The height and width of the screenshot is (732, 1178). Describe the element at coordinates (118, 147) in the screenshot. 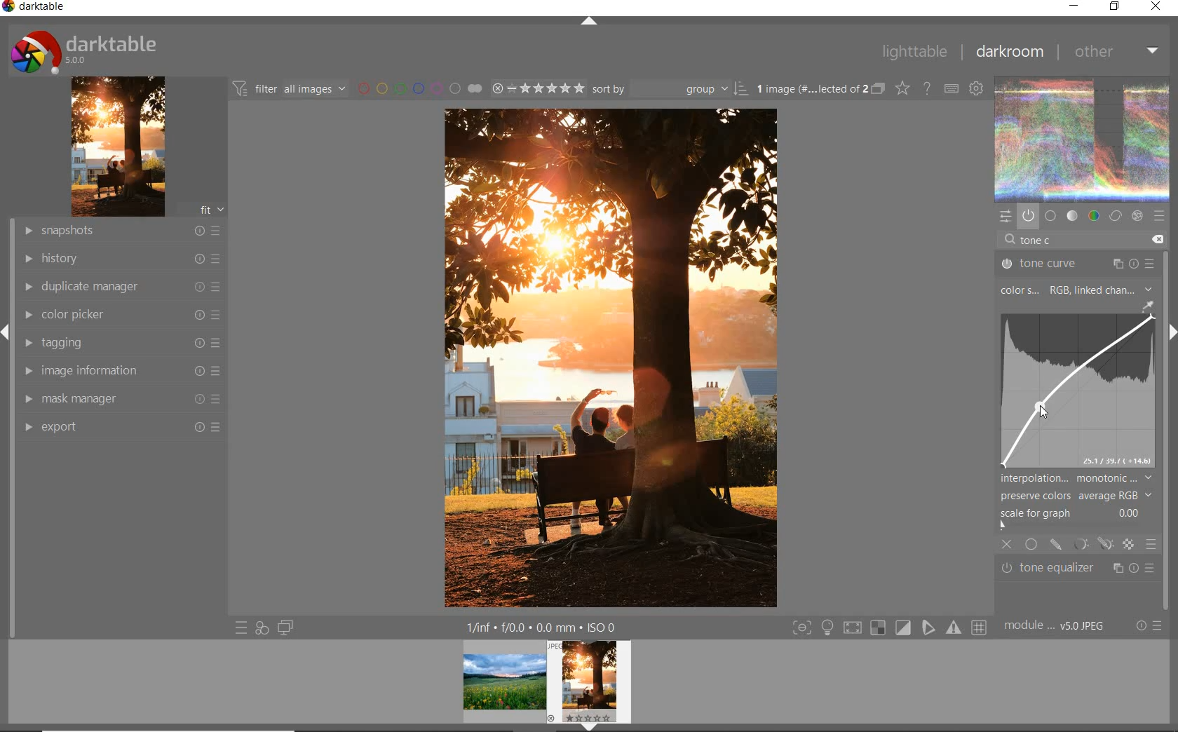

I see `image` at that location.